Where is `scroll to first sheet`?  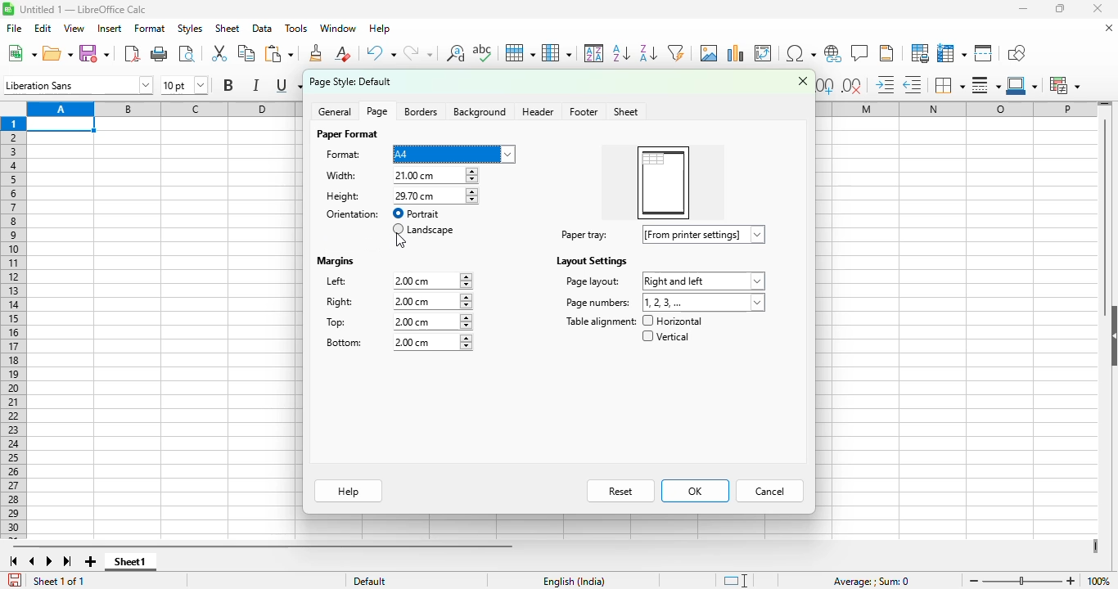
scroll to first sheet is located at coordinates (13, 562).